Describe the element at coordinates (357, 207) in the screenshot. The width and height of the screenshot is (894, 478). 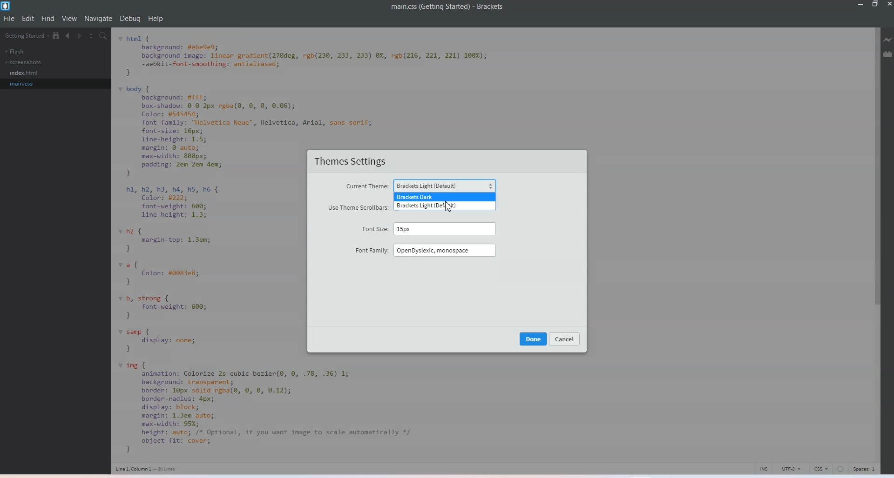
I see `Use theme scroll bars` at that location.